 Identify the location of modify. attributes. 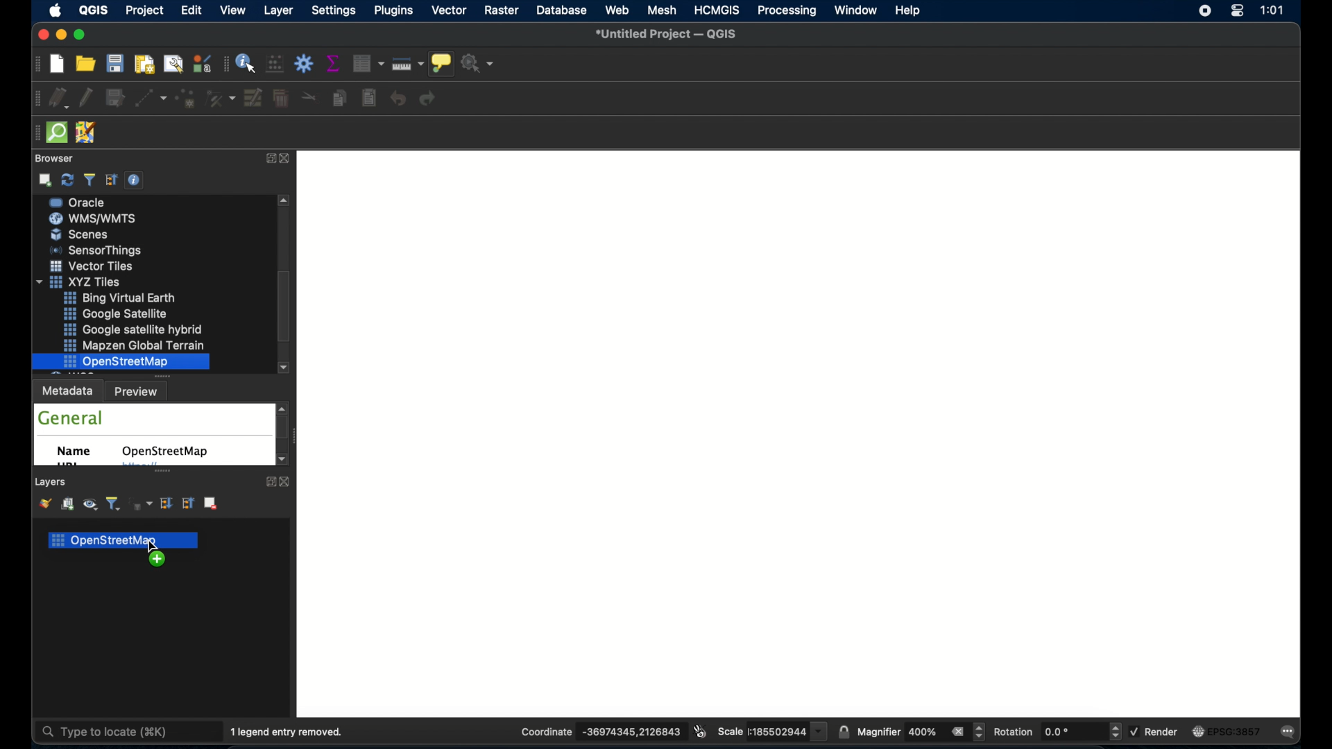
(254, 99).